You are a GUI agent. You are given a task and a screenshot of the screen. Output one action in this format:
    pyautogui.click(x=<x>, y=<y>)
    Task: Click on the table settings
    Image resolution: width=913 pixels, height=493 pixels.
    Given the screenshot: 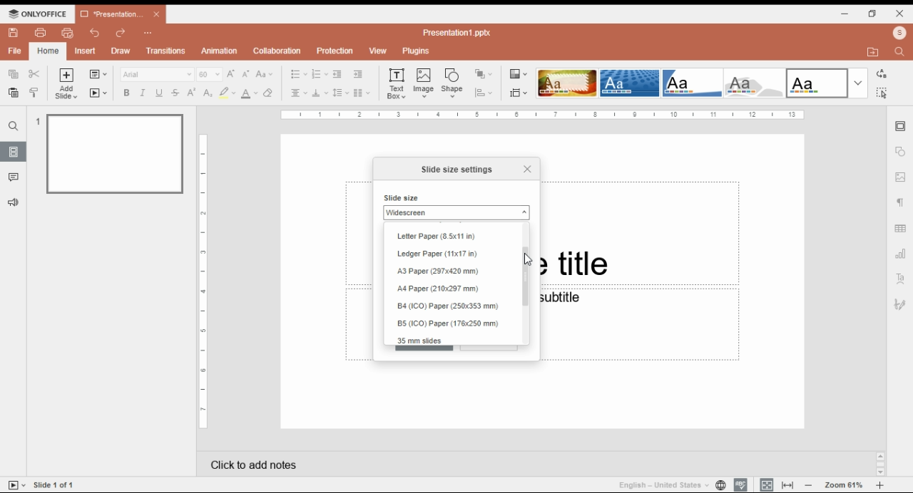 What is the action you would take?
    pyautogui.click(x=902, y=230)
    